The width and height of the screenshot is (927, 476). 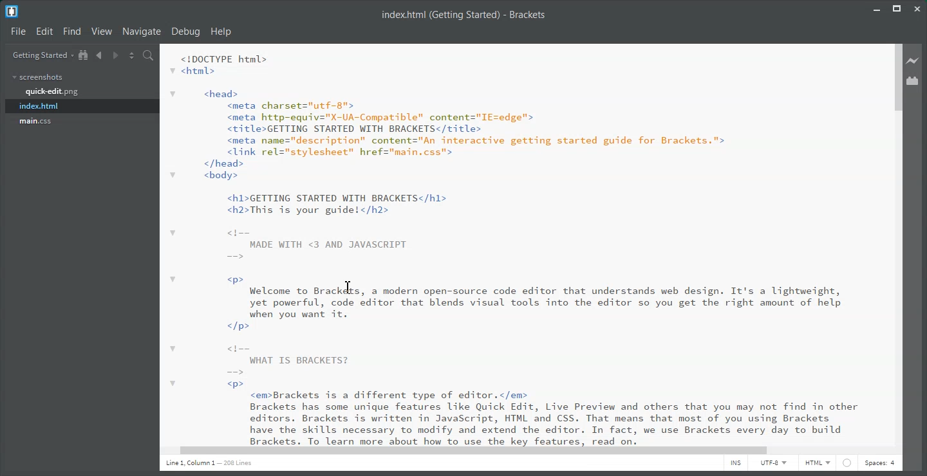 I want to click on Help, so click(x=221, y=32).